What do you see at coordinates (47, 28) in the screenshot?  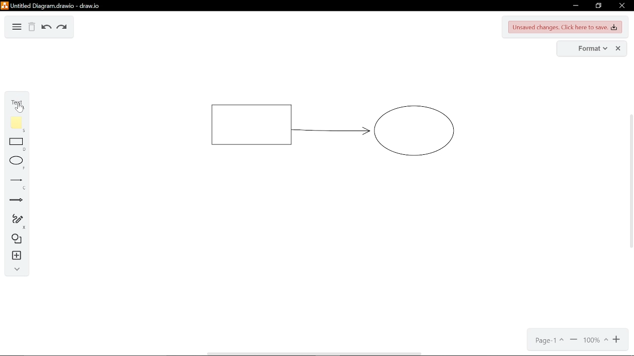 I see `undo` at bounding box center [47, 28].